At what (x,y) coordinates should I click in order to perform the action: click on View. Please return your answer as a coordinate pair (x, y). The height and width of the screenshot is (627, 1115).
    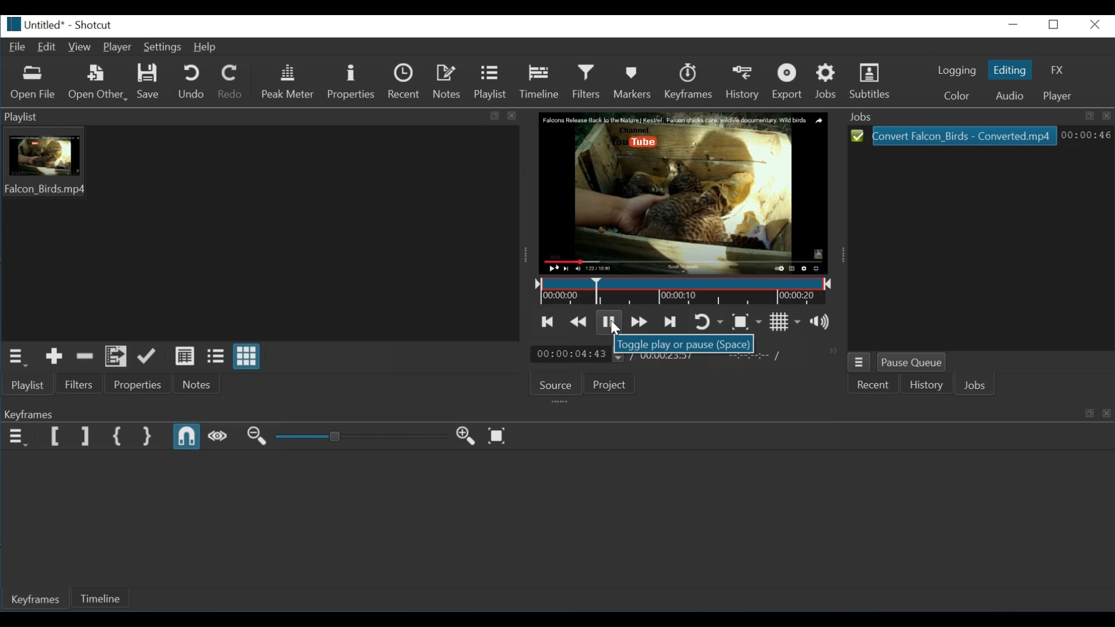
    Looking at the image, I should click on (80, 46).